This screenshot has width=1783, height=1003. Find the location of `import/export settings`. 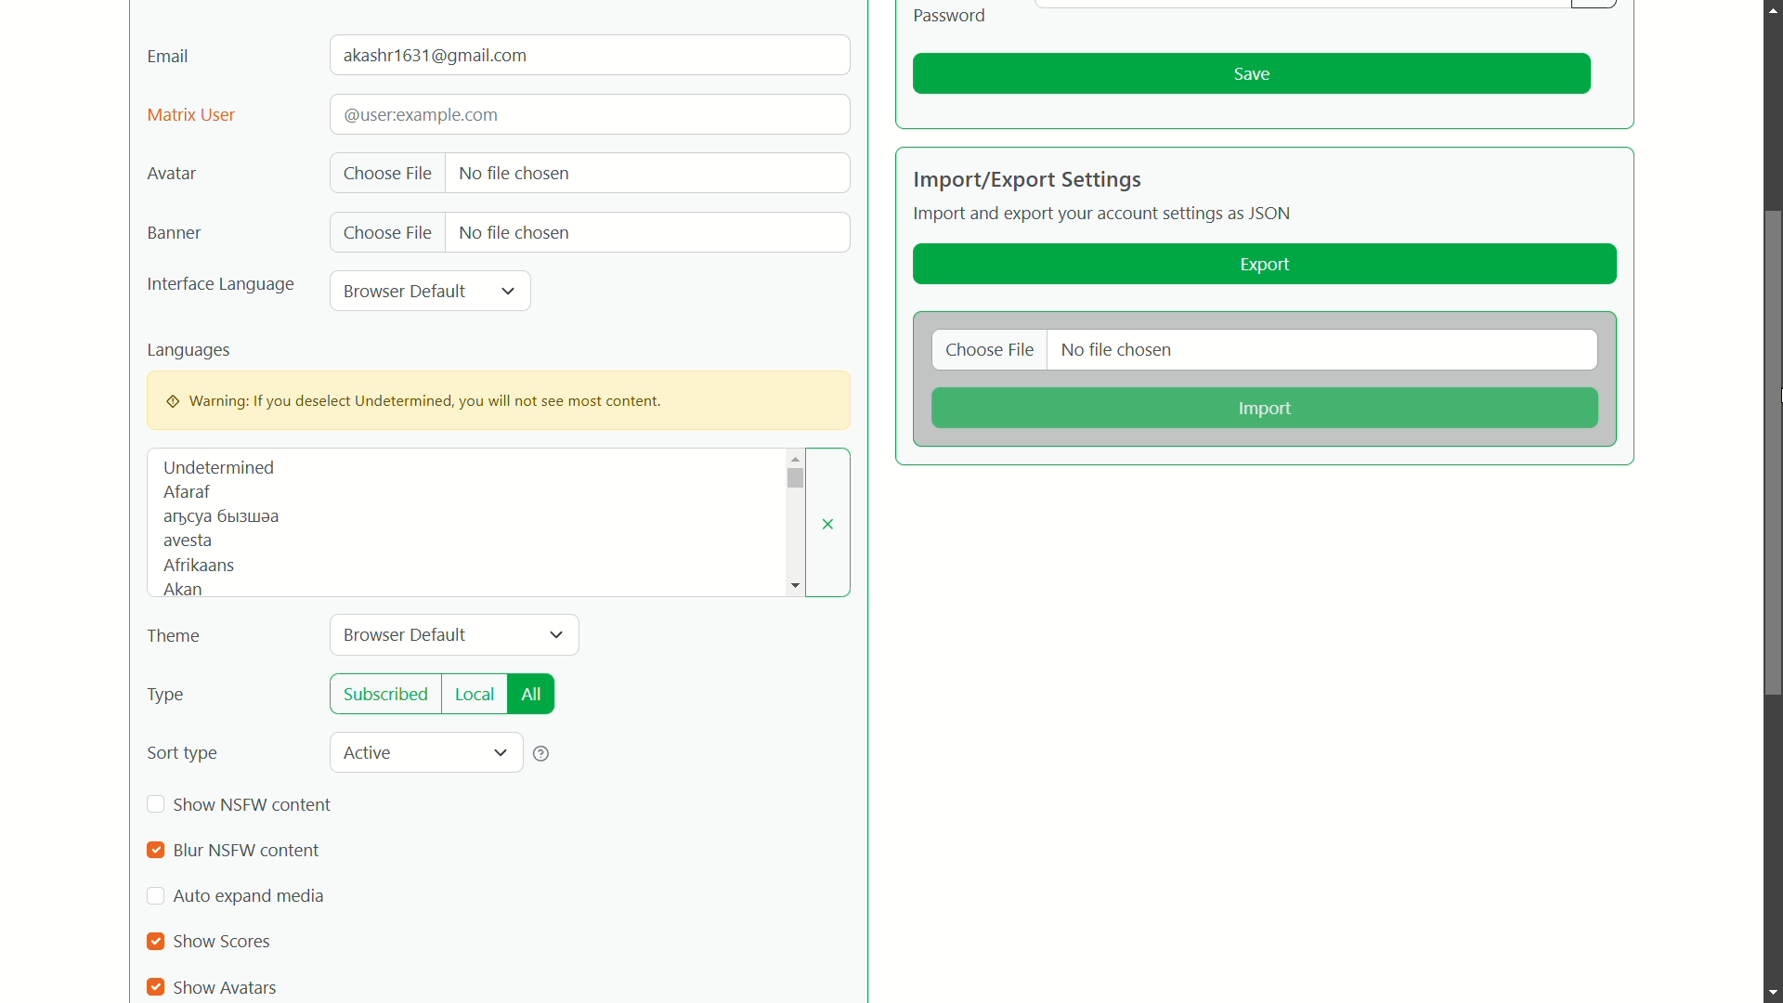

import/export settings is located at coordinates (1027, 179).